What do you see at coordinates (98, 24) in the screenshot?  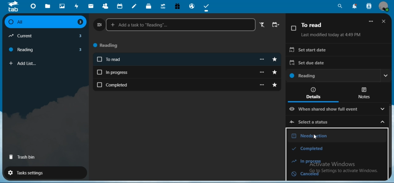 I see `close navigation` at bounding box center [98, 24].